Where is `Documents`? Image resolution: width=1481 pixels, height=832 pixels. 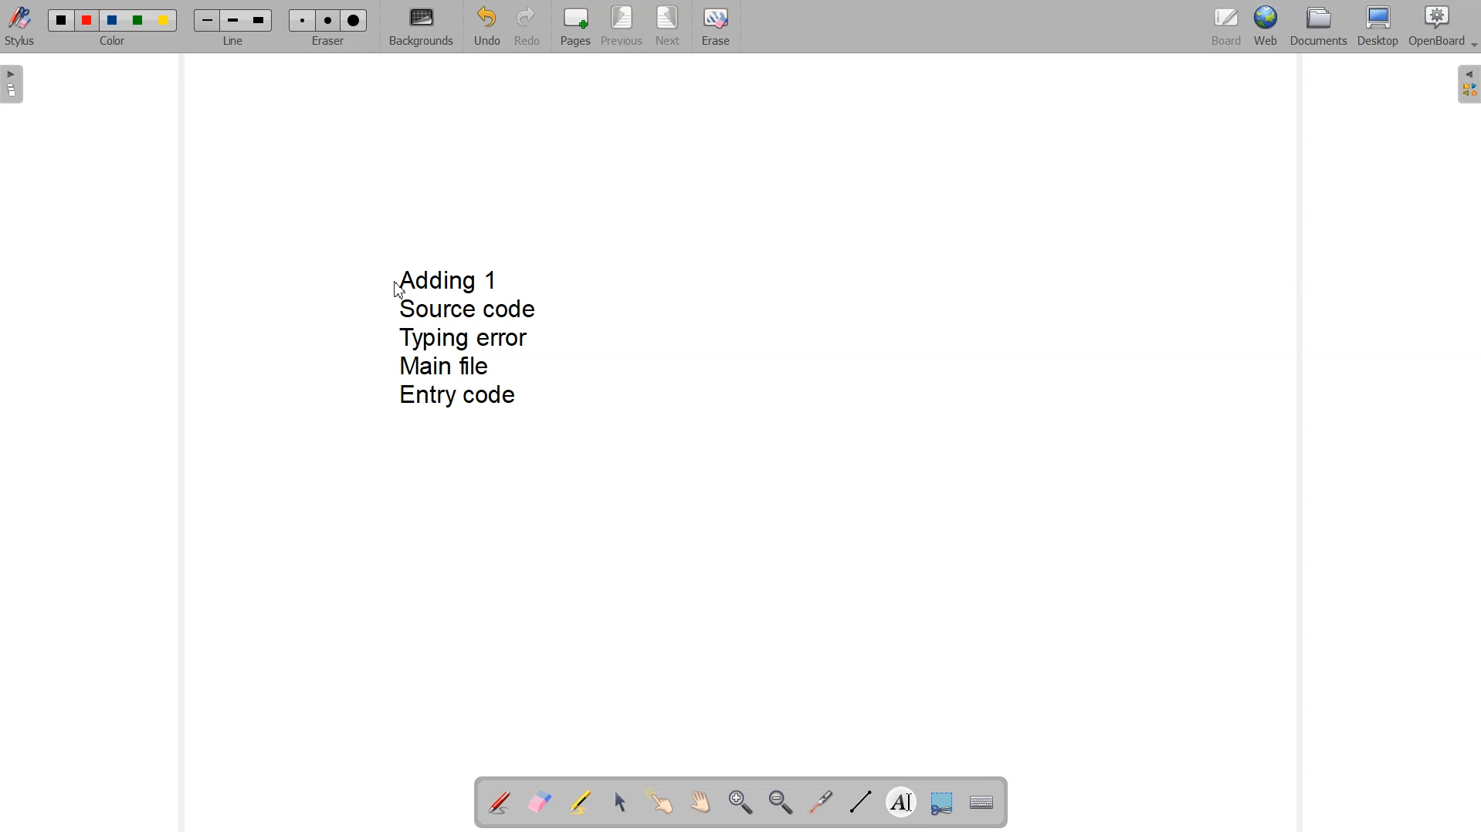 Documents is located at coordinates (1319, 28).